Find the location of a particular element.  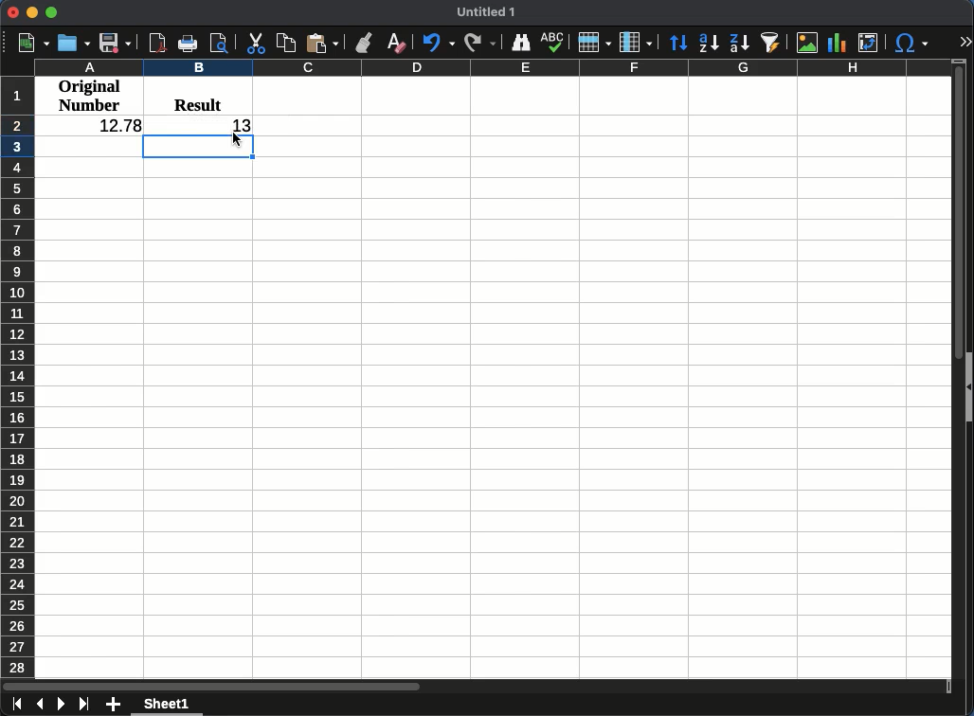

expand is located at coordinates (965, 42).